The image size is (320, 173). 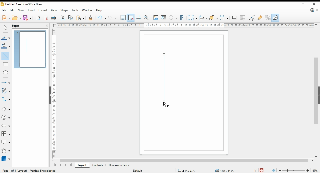 What do you see at coordinates (312, 10) in the screenshot?
I see `libre office update` at bounding box center [312, 10].